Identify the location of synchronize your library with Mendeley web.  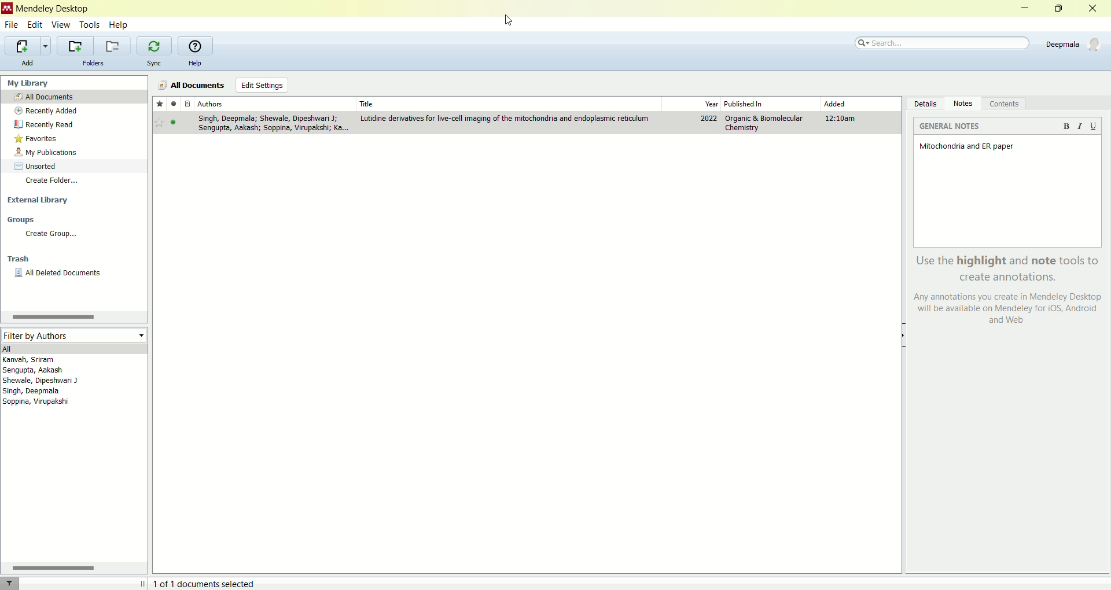
(156, 46).